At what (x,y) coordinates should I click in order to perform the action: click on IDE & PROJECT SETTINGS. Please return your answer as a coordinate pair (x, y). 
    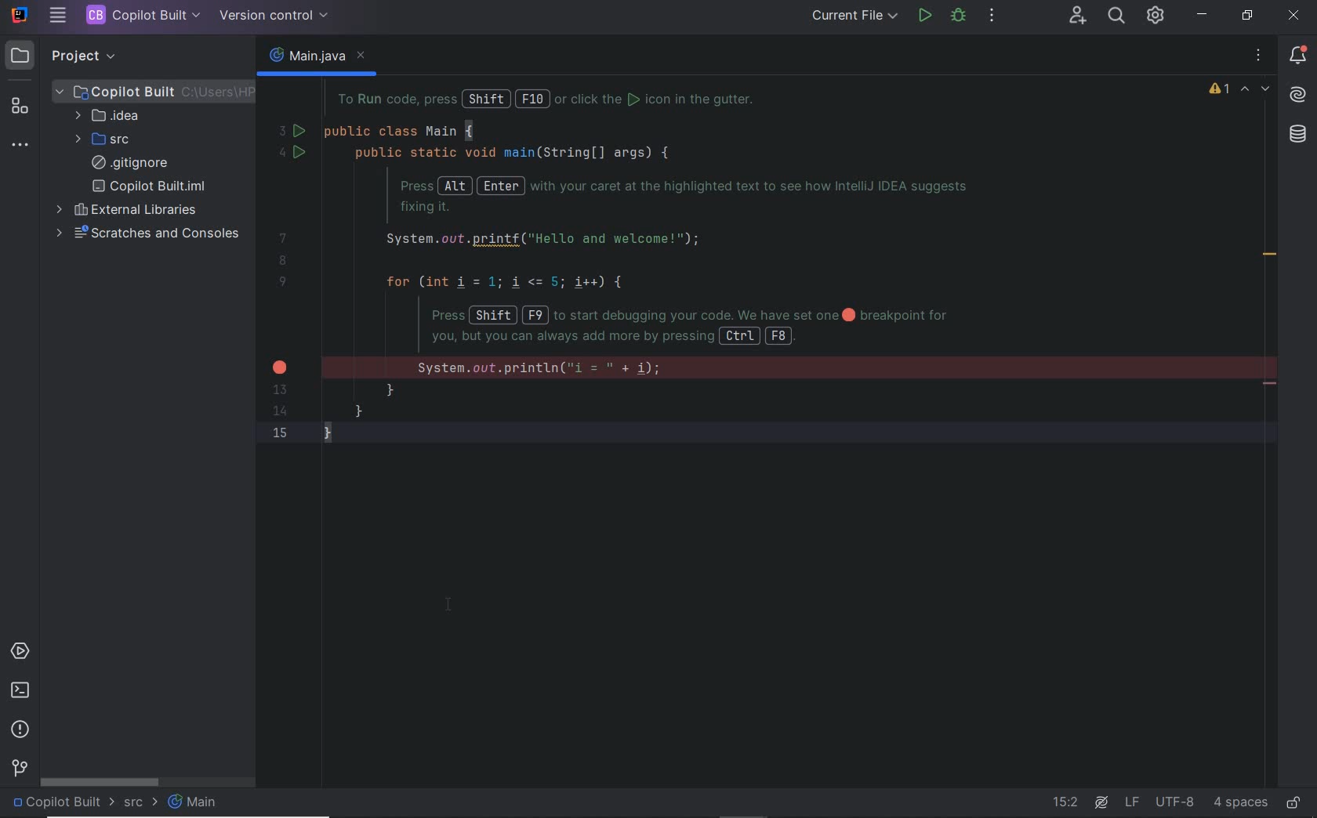
    Looking at the image, I should click on (1157, 16).